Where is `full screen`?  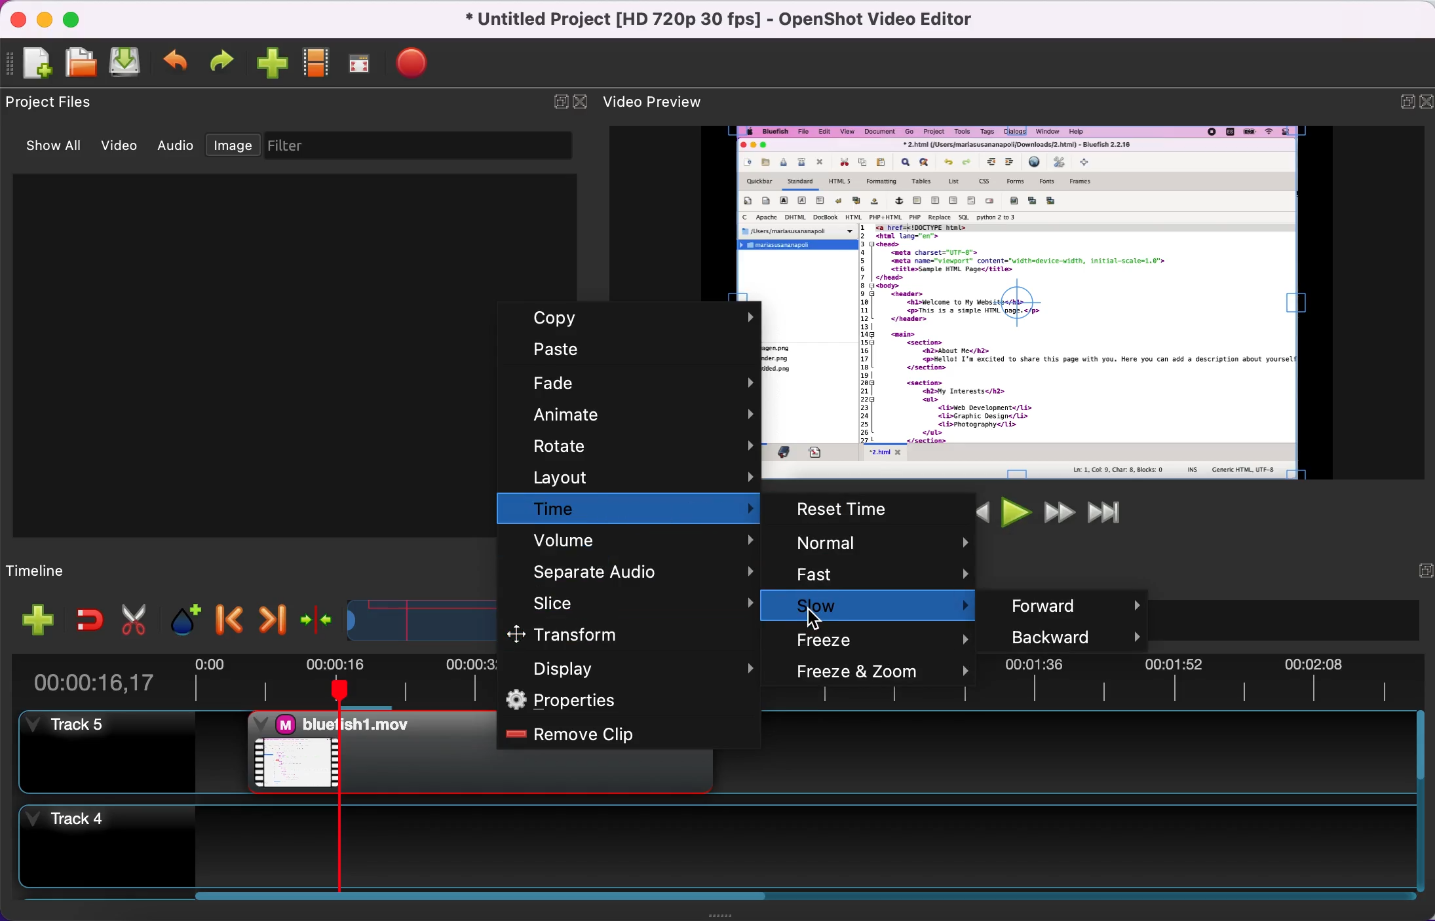 full screen is located at coordinates (366, 64).